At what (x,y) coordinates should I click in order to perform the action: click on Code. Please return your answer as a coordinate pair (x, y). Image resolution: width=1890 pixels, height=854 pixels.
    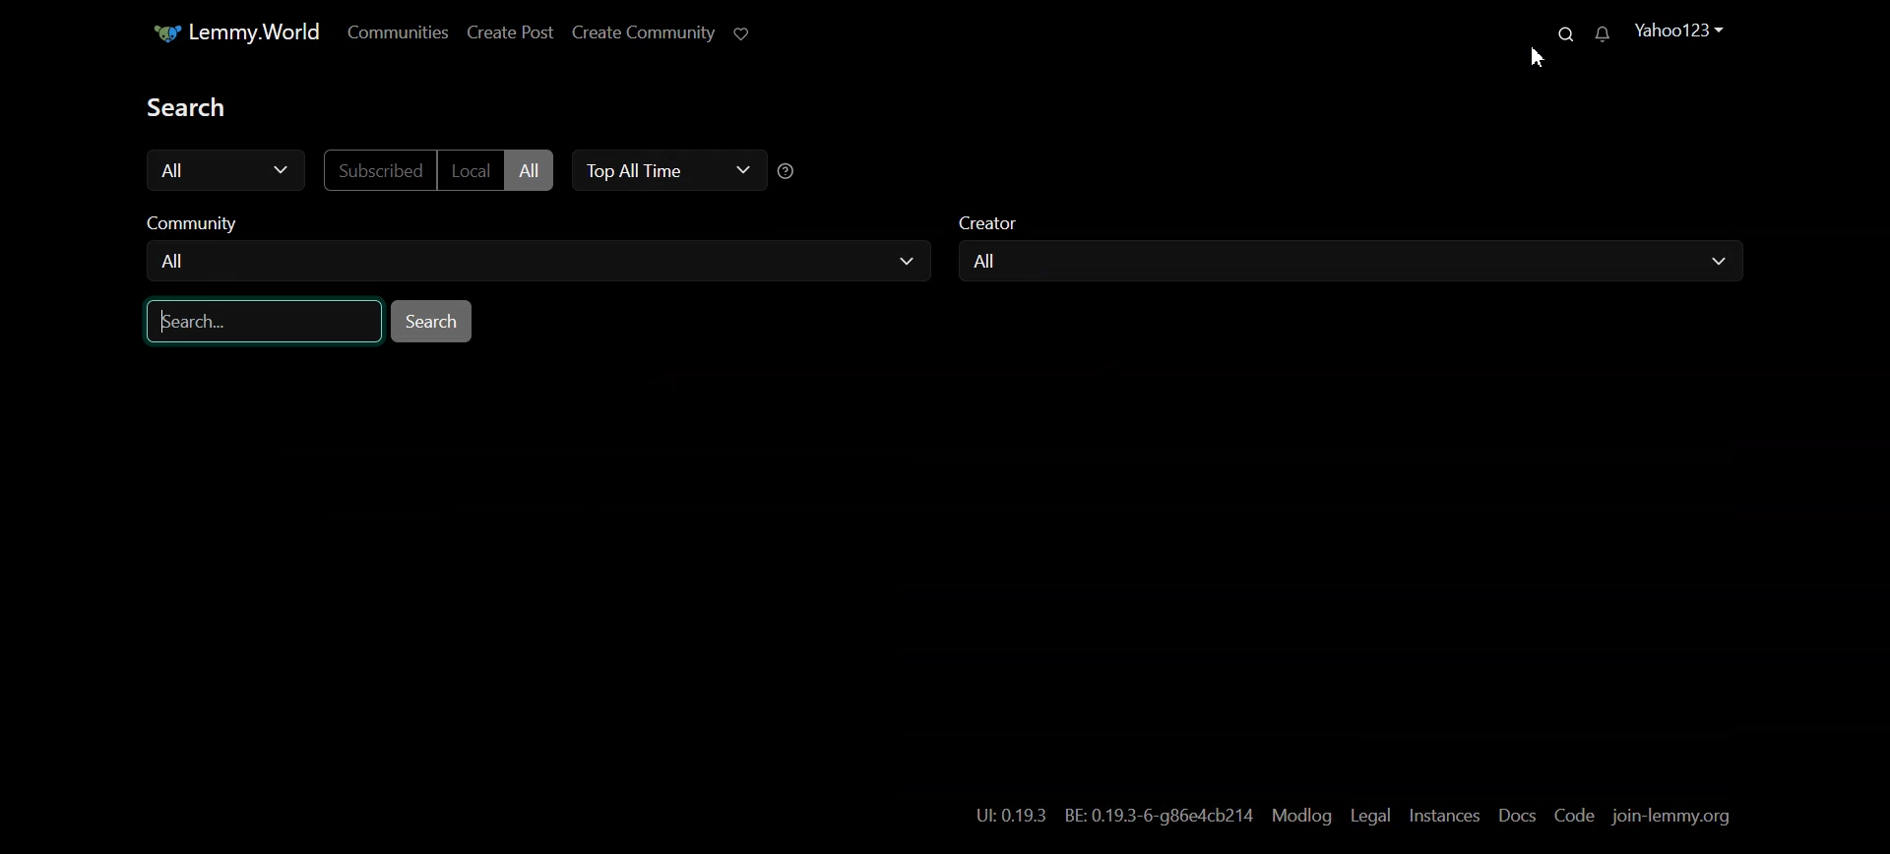
    Looking at the image, I should click on (1573, 813).